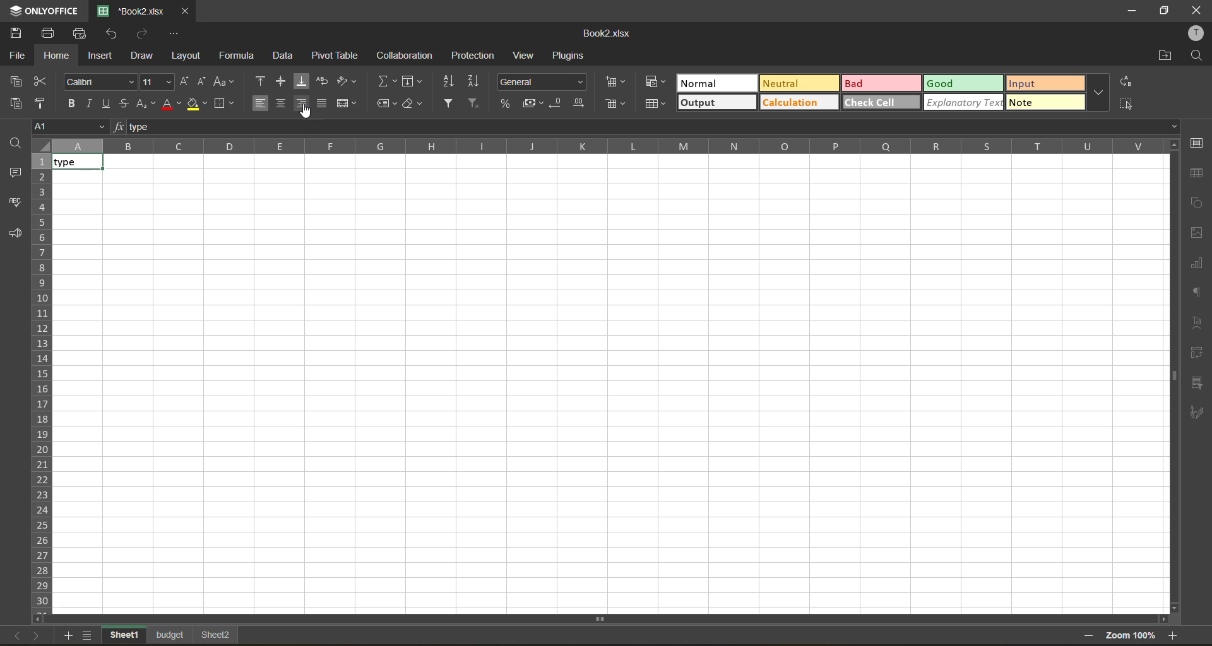 This screenshot has height=646, width=1212. Describe the element at coordinates (1194, 203) in the screenshot. I see `shapes` at that location.